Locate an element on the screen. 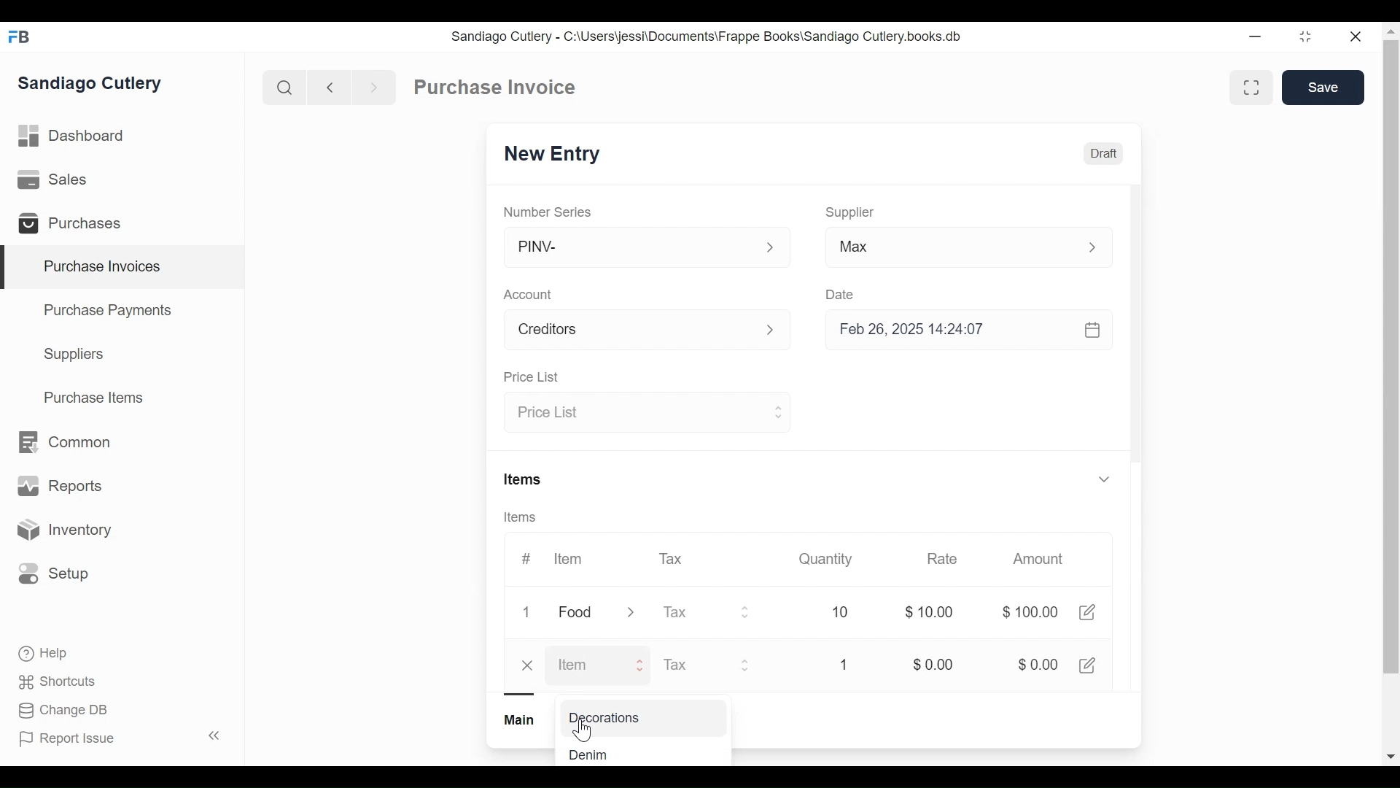  Account is located at coordinates (532, 295).